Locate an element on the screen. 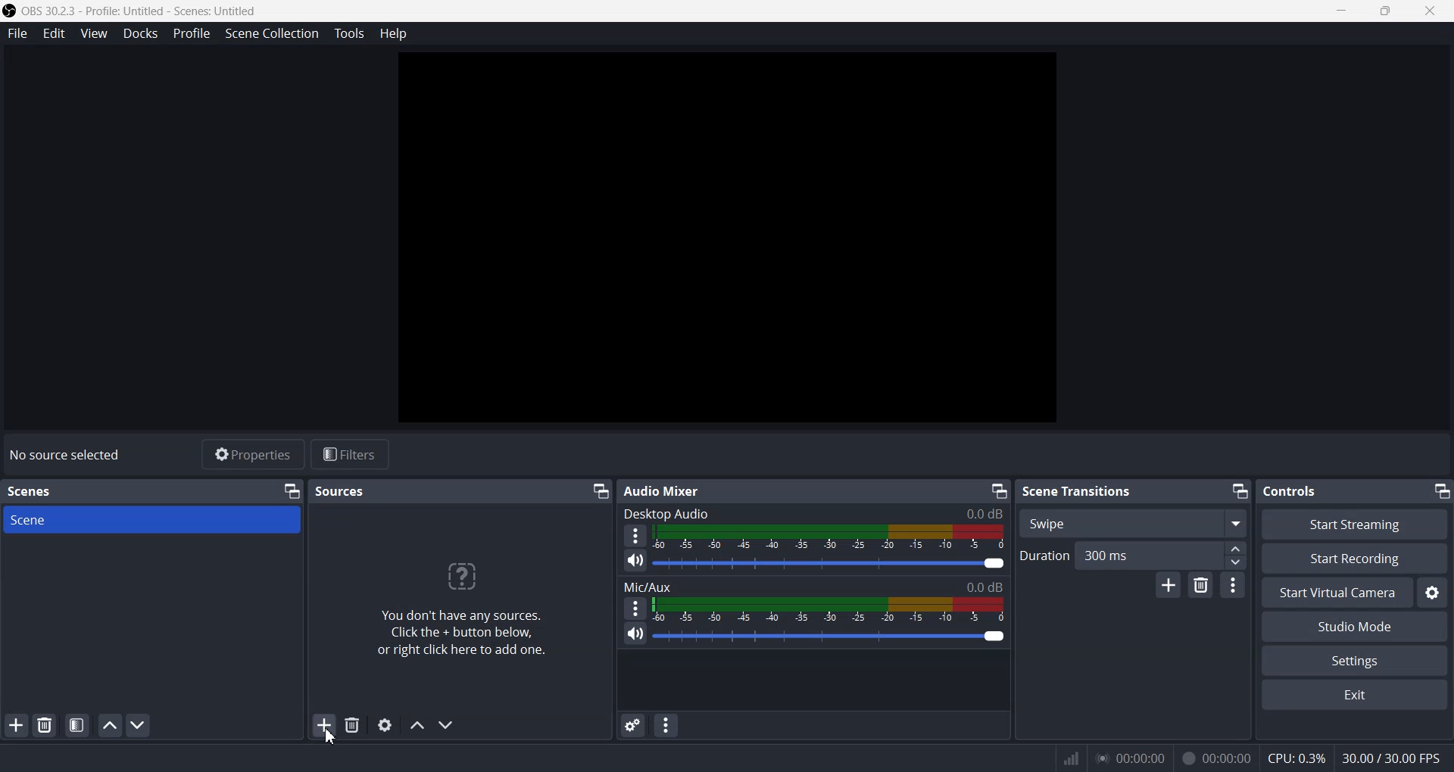 The image size is (1454, 772). 00.00.00 is located at coordinates (1131, 758).